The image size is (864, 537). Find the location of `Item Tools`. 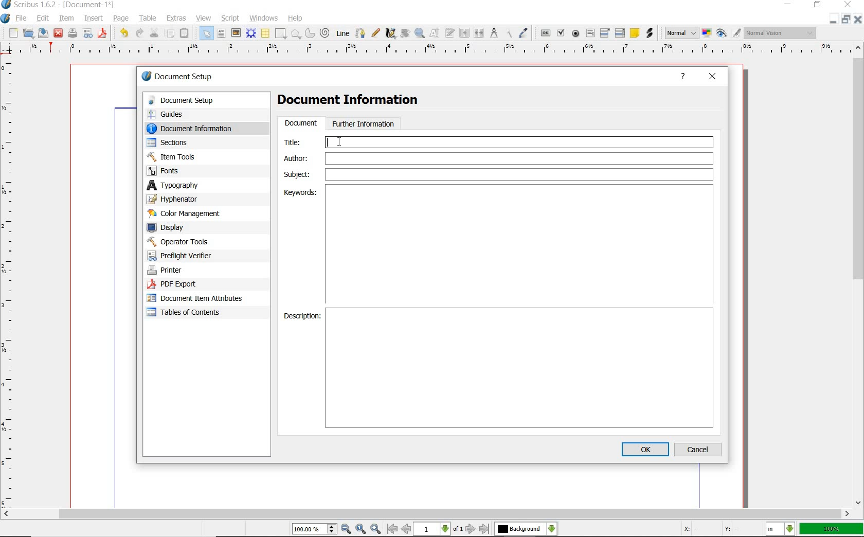

Item Tools is located at coordinates (195, 156).